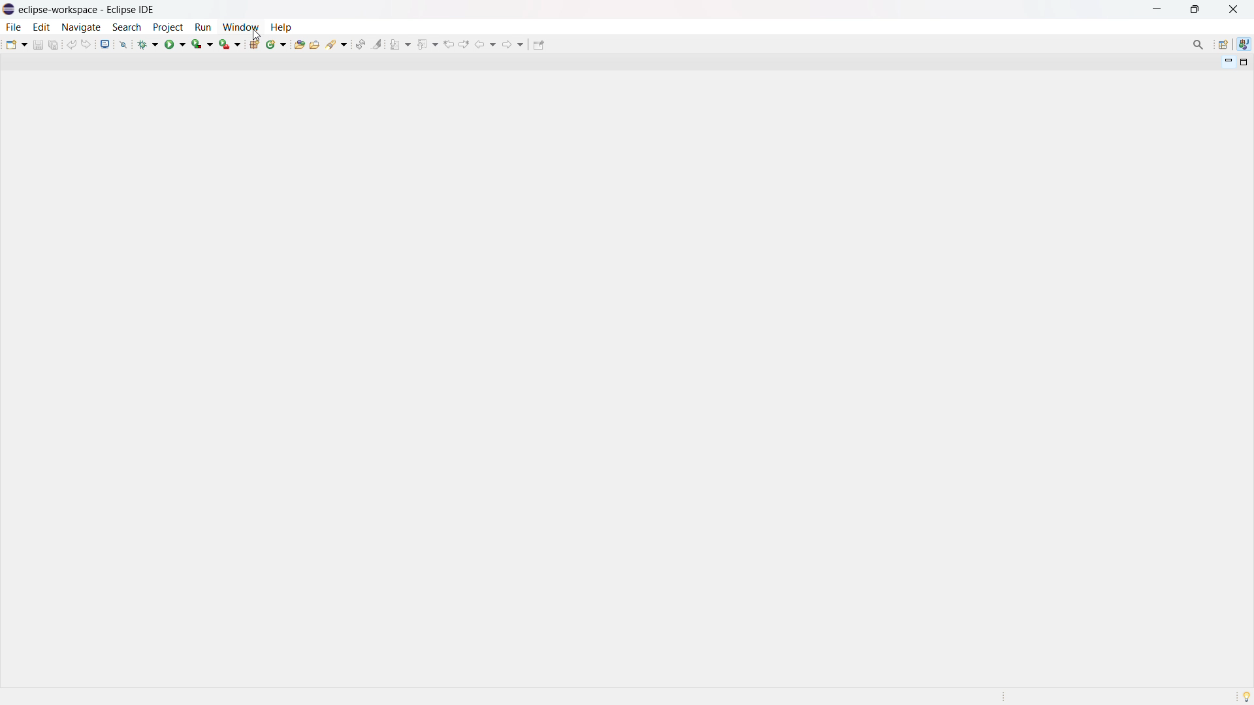 The image size is (1254, 705). What do you see at coordinates (427, 44) in the screenshot?
I see `previous annotation` at bounding box center [427, 44].